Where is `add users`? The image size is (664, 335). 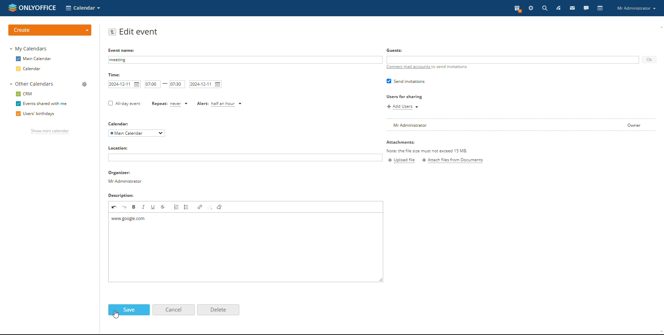 add users is located at coordinates (403, 107).